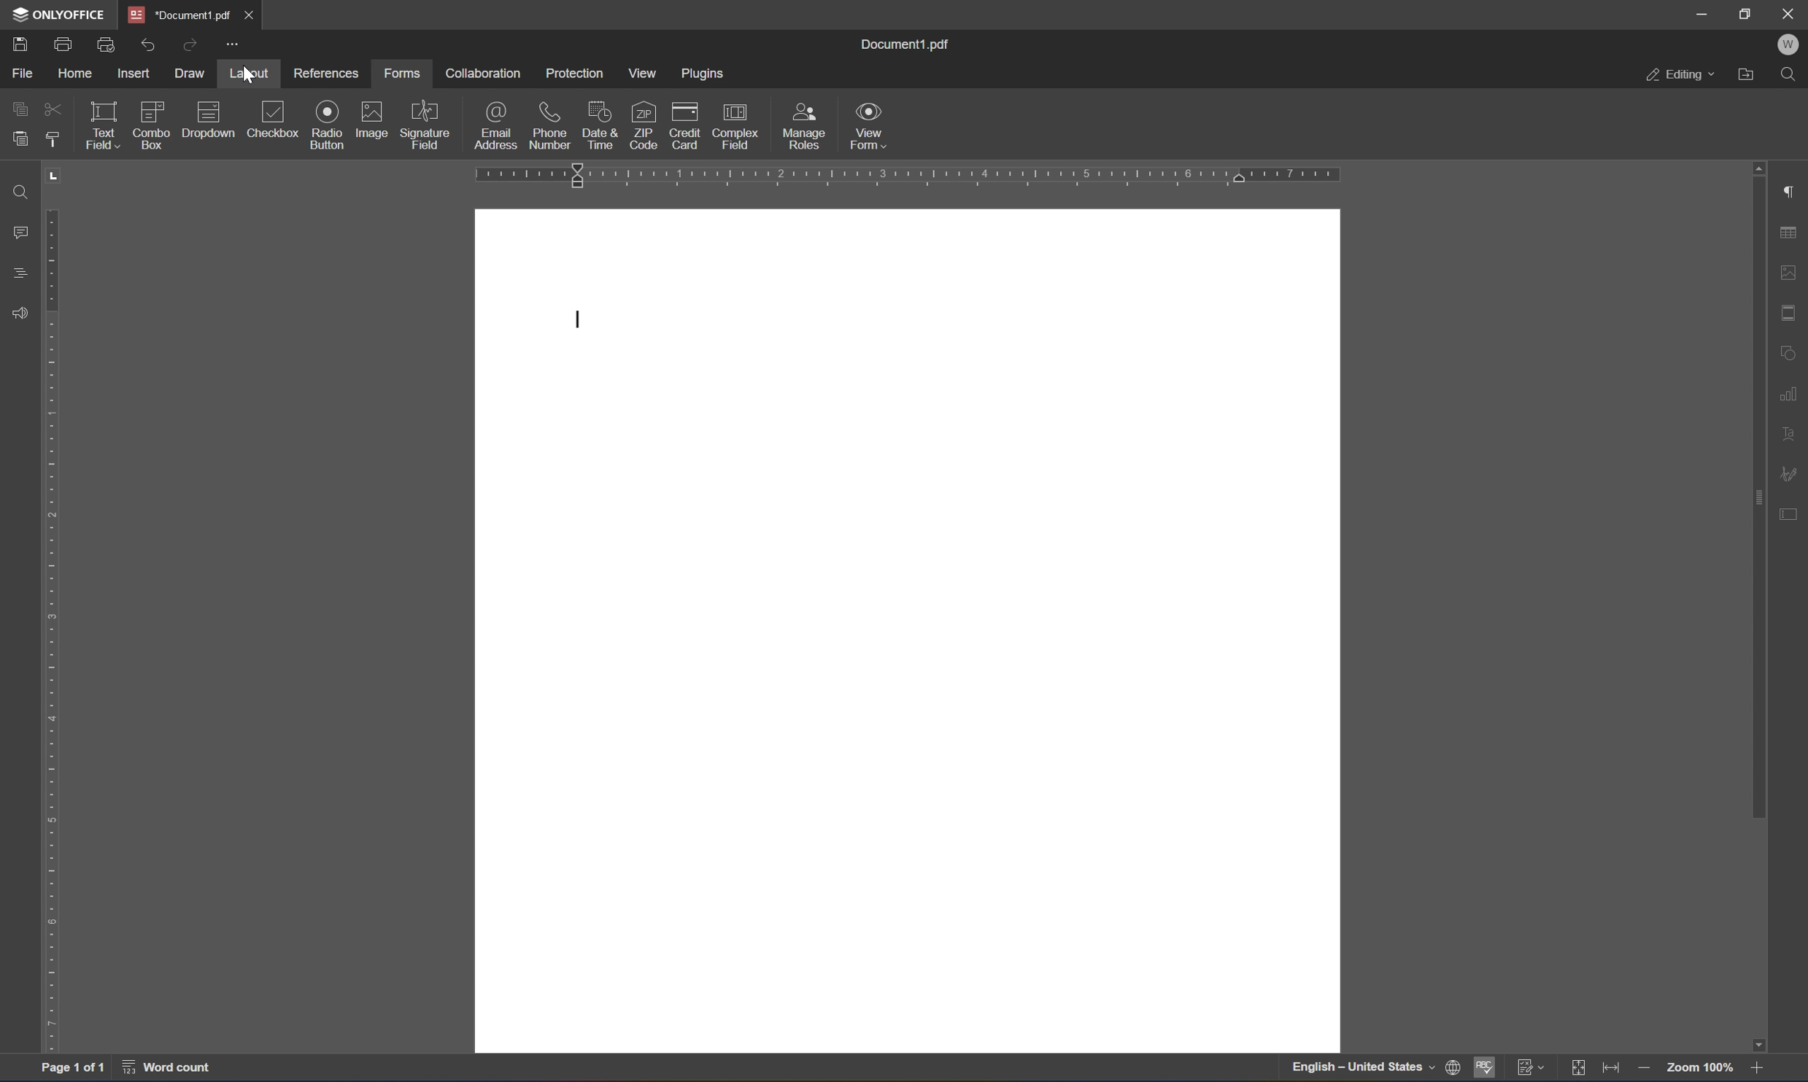  Describe the element at coordinates (235, 47) in the screenshot. I see `customize quick access toolbar` at that location.